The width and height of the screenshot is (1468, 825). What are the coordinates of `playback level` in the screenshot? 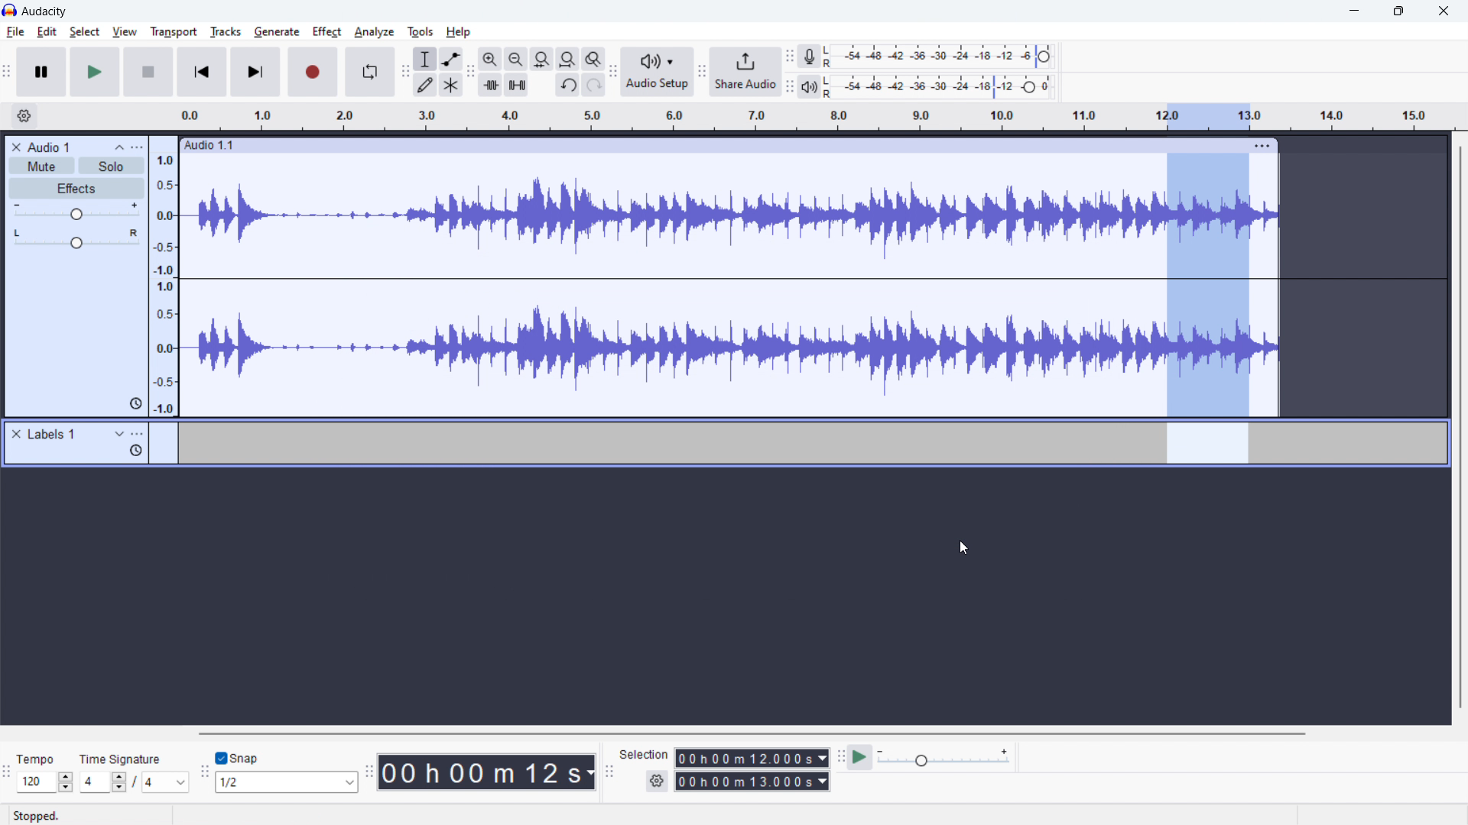 It's located at (950, 86).